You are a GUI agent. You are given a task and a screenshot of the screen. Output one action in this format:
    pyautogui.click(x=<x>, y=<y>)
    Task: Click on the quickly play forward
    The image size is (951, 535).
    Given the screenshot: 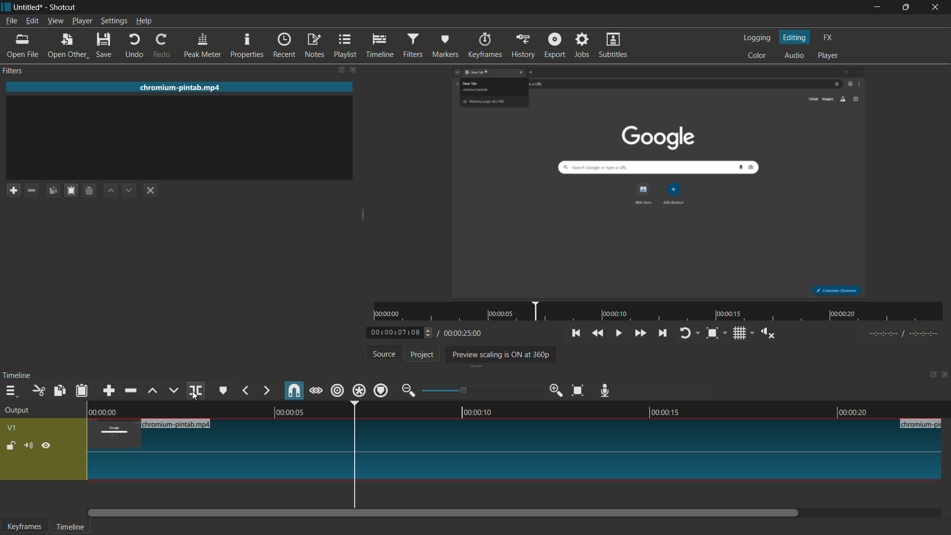 What is the action you would take?
    pyautogui.click(x=640, y=333)
    